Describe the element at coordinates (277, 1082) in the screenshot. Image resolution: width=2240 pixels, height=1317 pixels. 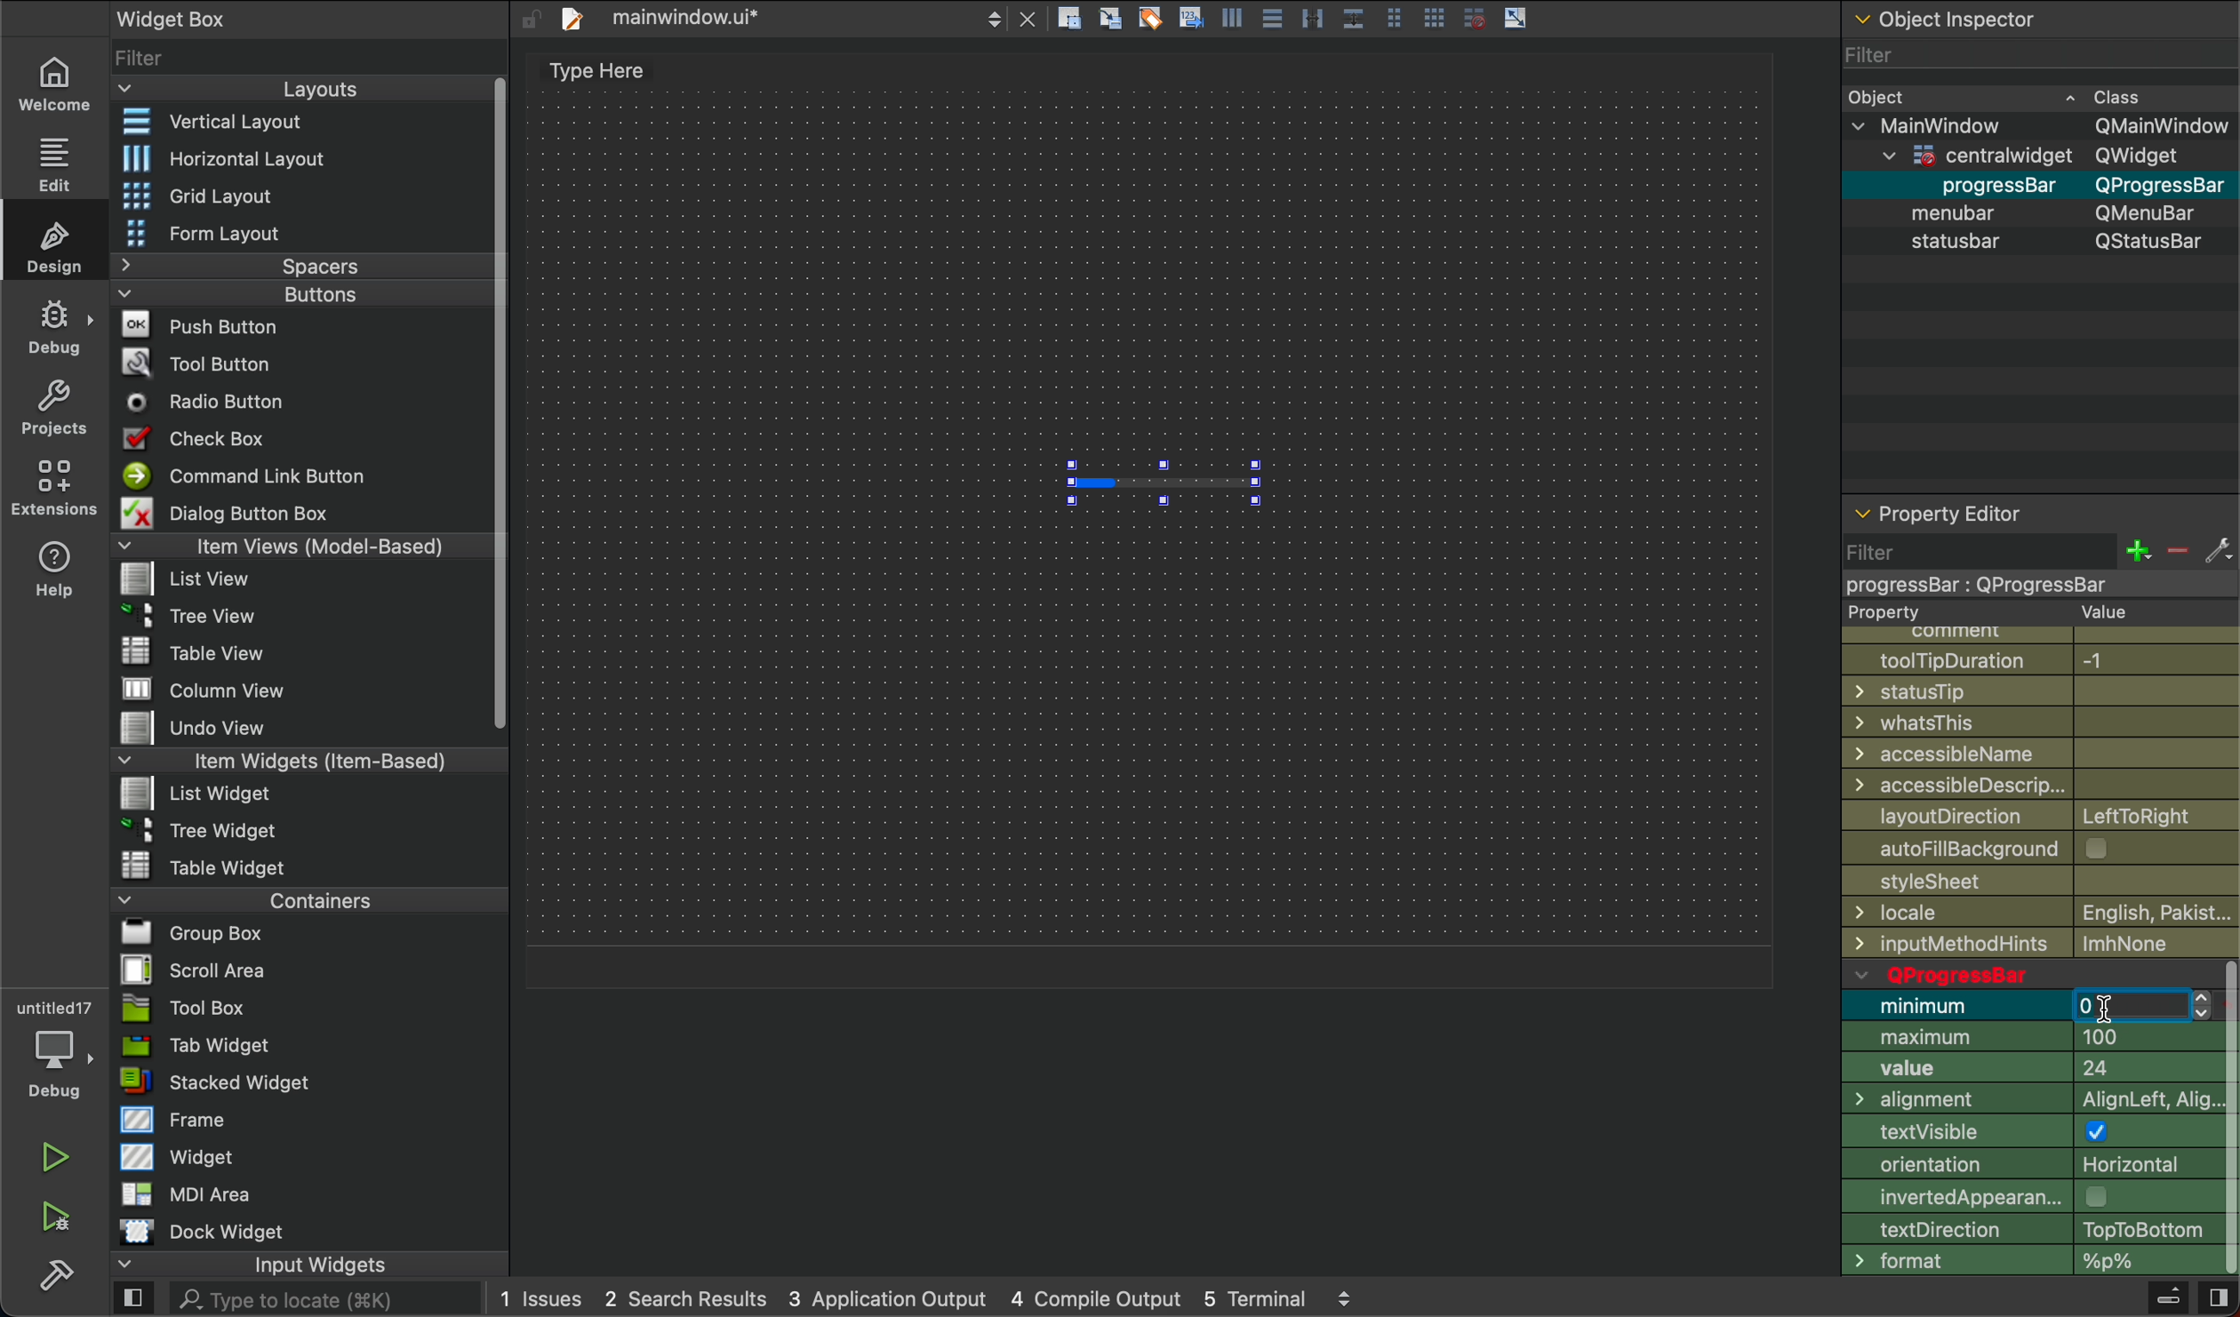
I see `Stack Widget` at that location.